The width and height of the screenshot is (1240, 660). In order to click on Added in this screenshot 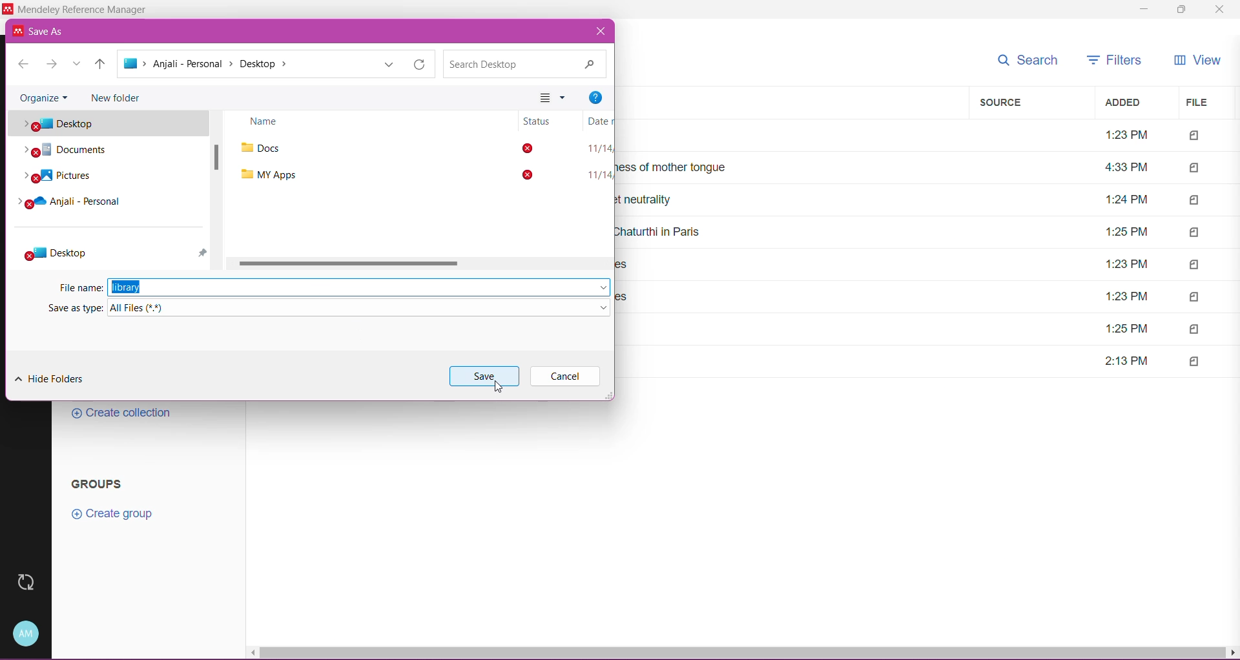, I will do `click(1133, 102)`.